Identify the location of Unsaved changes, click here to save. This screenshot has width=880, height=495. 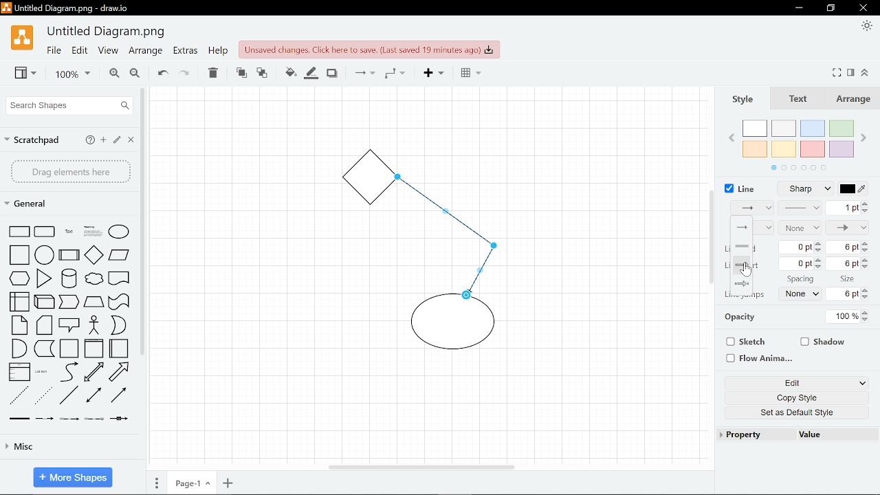
(369, 49).